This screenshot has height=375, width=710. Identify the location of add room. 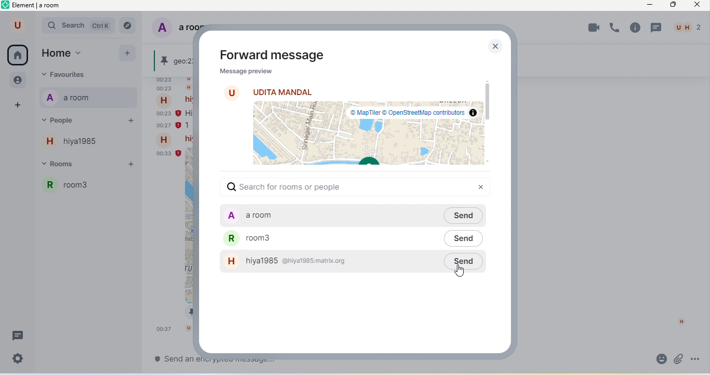
(134, 165).